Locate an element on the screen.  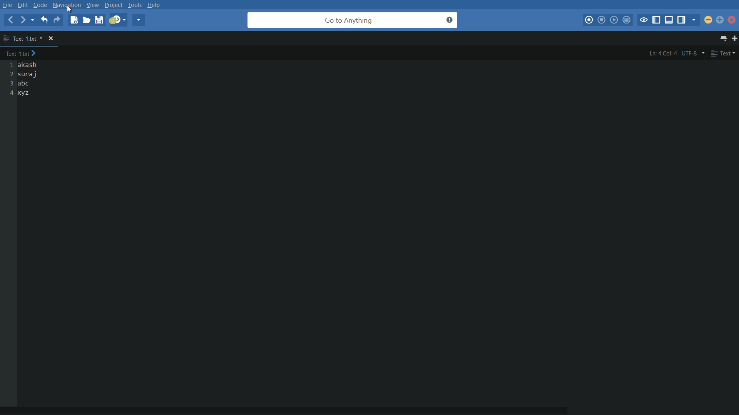
back is located at coordinates (10, 20).